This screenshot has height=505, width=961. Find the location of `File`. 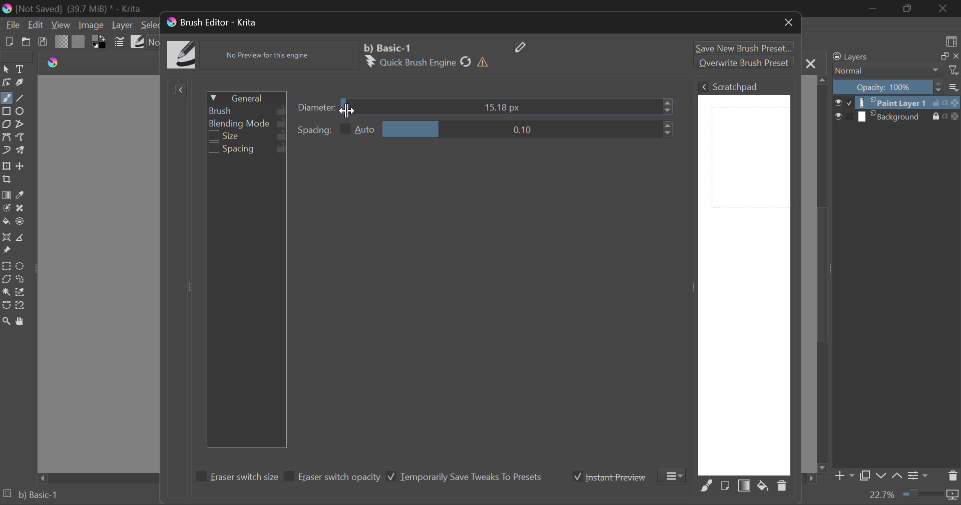

File is located at coordinates (12, 25).